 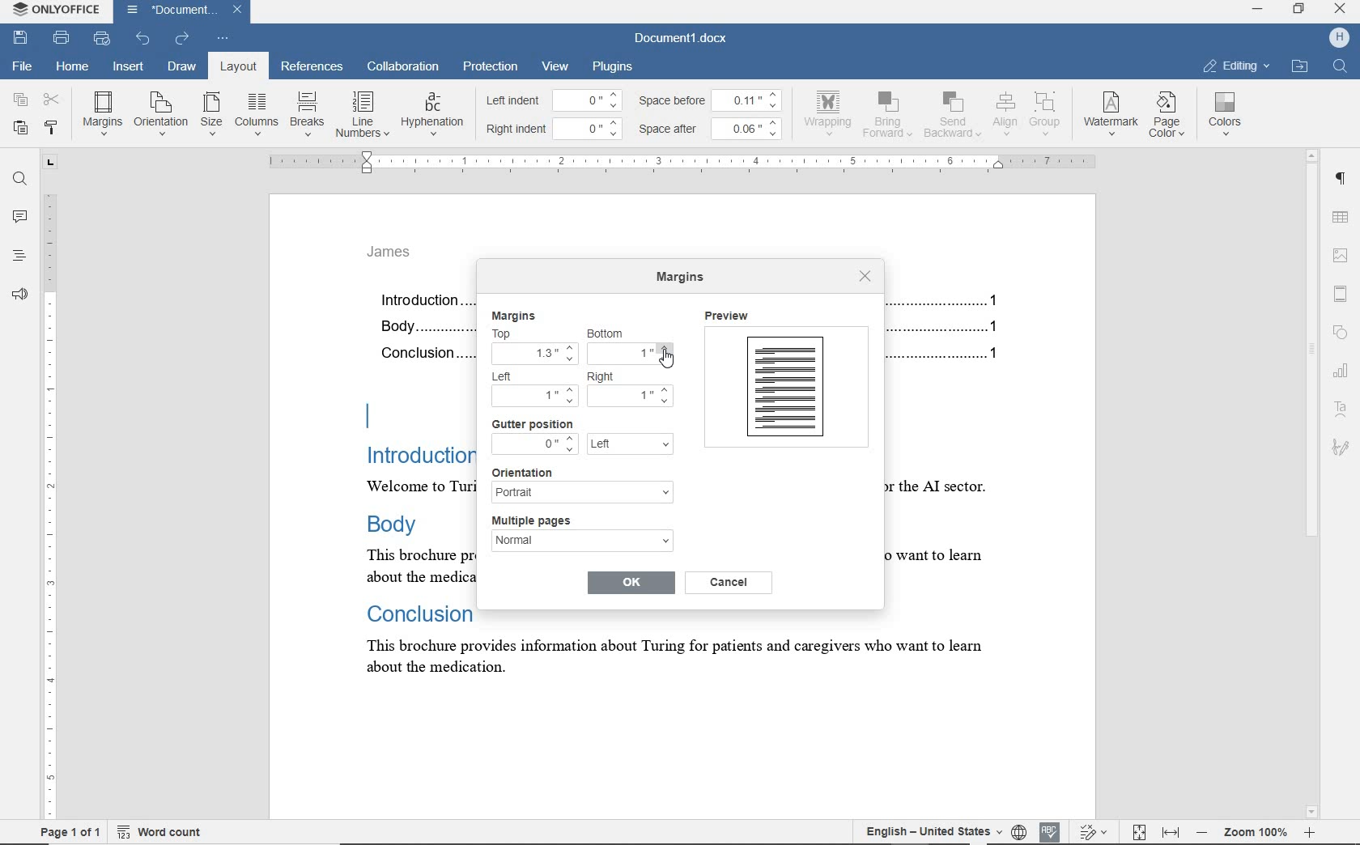 What do you see at coordinates (102, 113) in the screenshot?
I see `margins` at bounding box center [102, 113].